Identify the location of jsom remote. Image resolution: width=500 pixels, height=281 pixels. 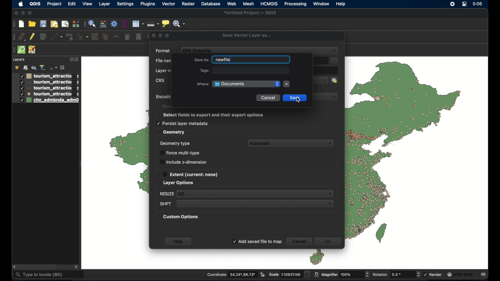
(33, 50).